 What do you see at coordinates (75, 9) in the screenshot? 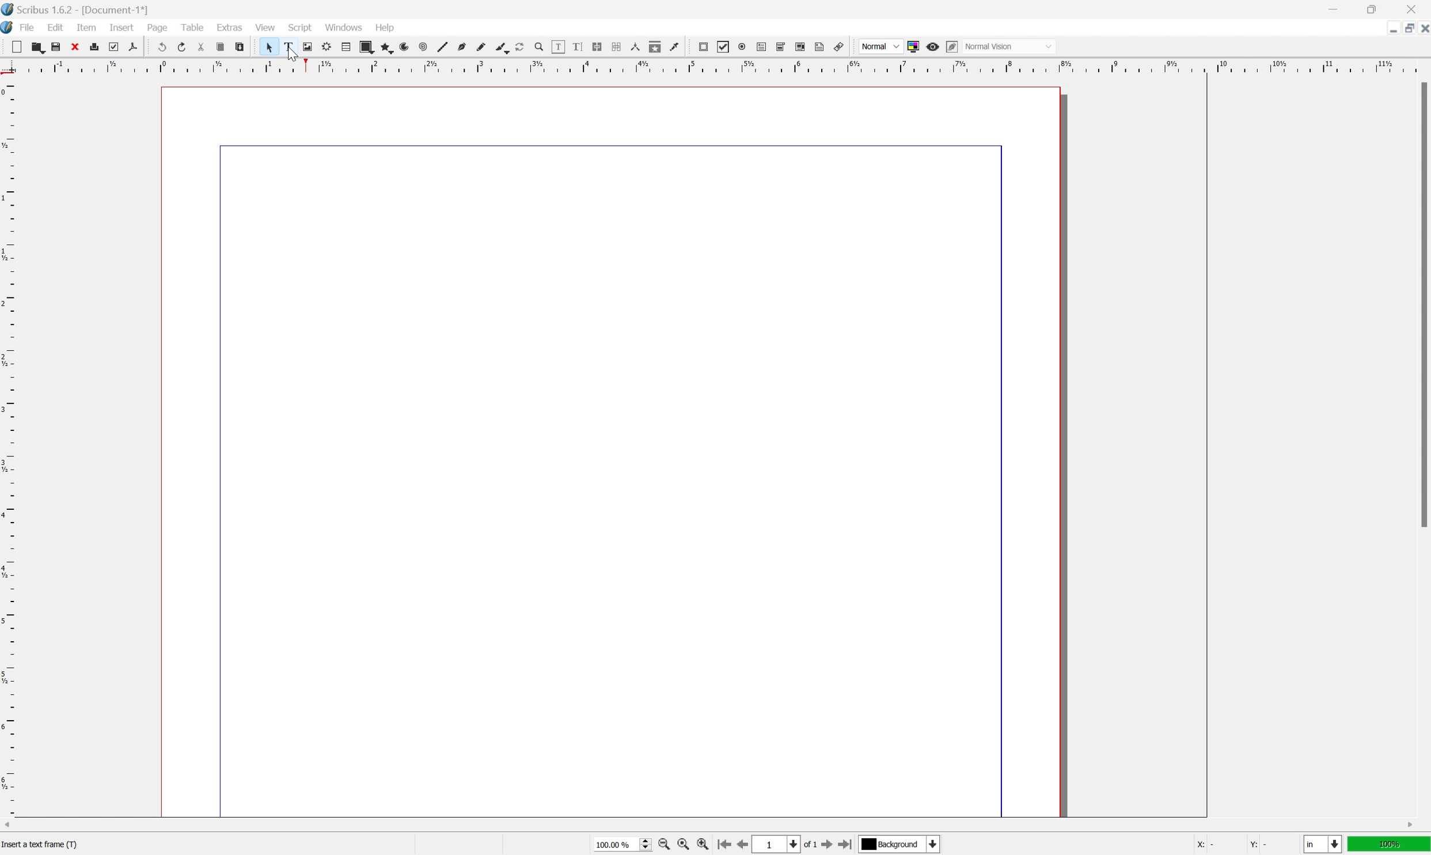
I see `scribus 1.6.2 - [document-1*]` at bounding box center [75, 9].